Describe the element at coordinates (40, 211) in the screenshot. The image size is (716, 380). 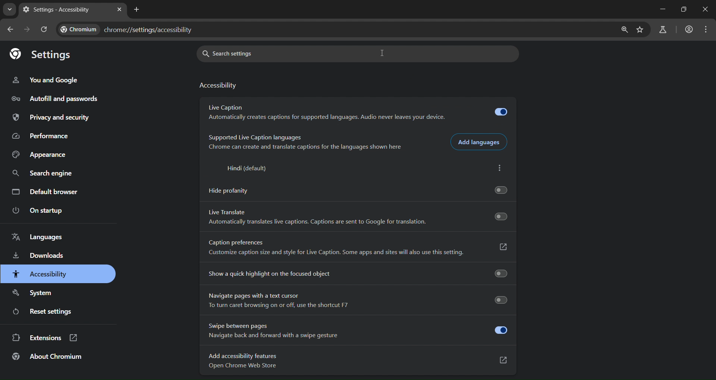
I see `on startup` at that location.